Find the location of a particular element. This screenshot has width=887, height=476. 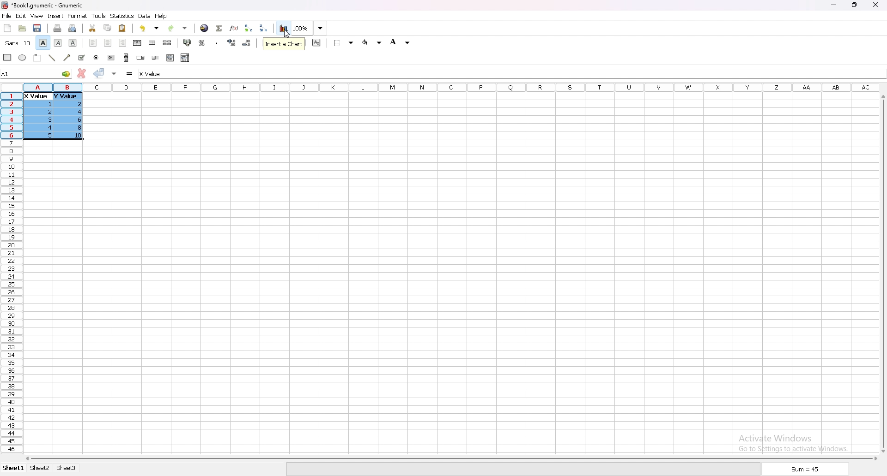

redo is located at coordinates (179, 28).